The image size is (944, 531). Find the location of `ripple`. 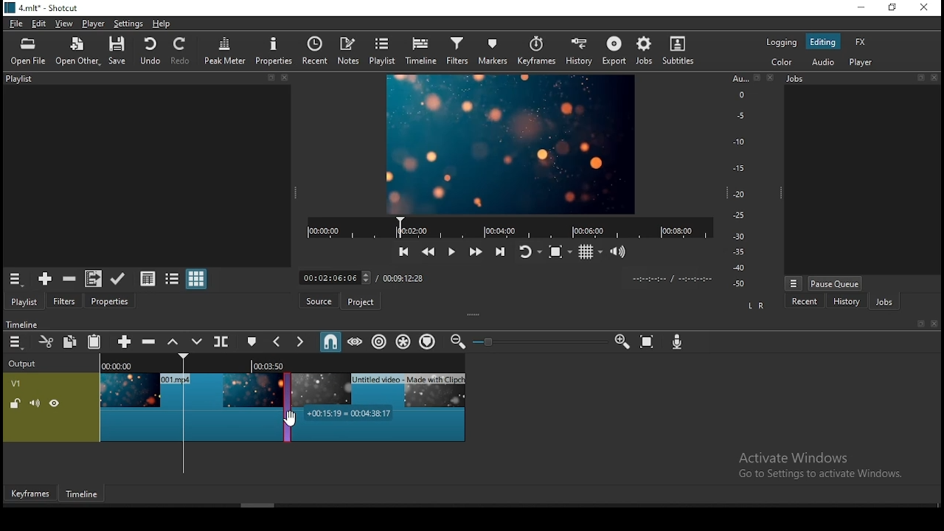

ripple is located at coordinates (380, 341).